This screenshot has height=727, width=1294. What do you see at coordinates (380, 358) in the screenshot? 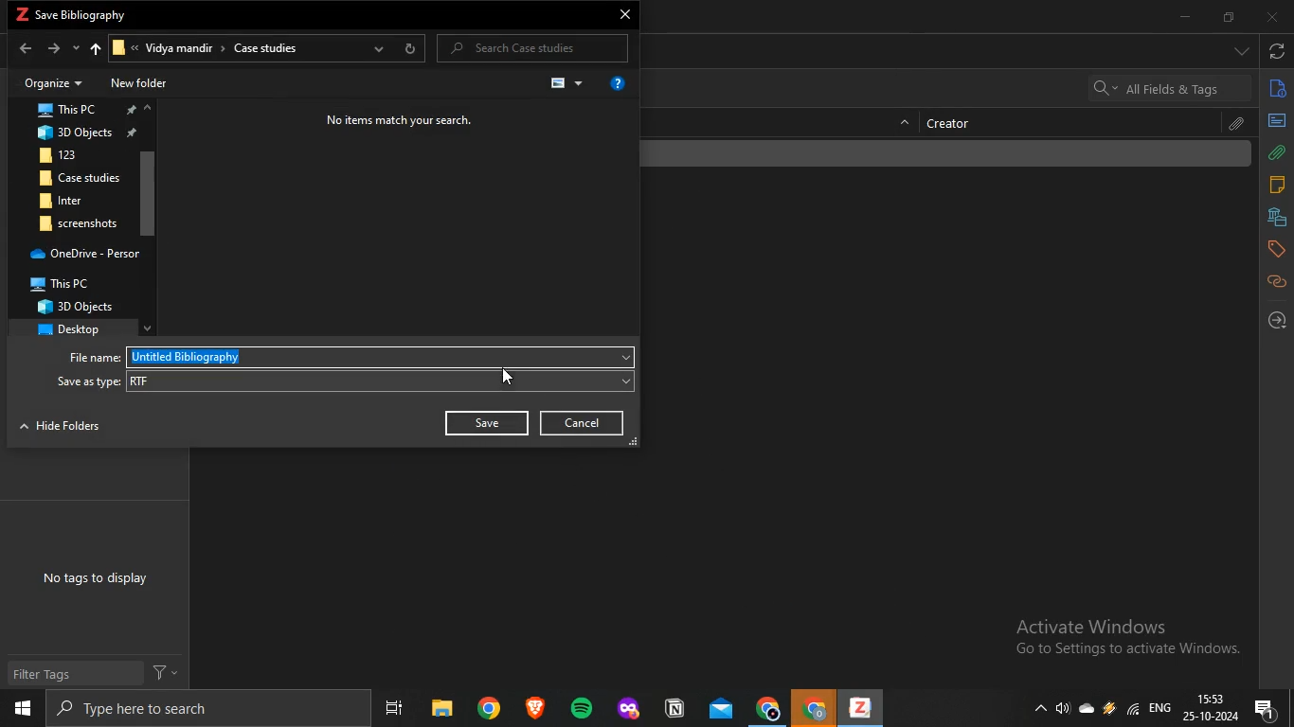
I see `Untitled Bibliography` at bounding box center [380, 358].